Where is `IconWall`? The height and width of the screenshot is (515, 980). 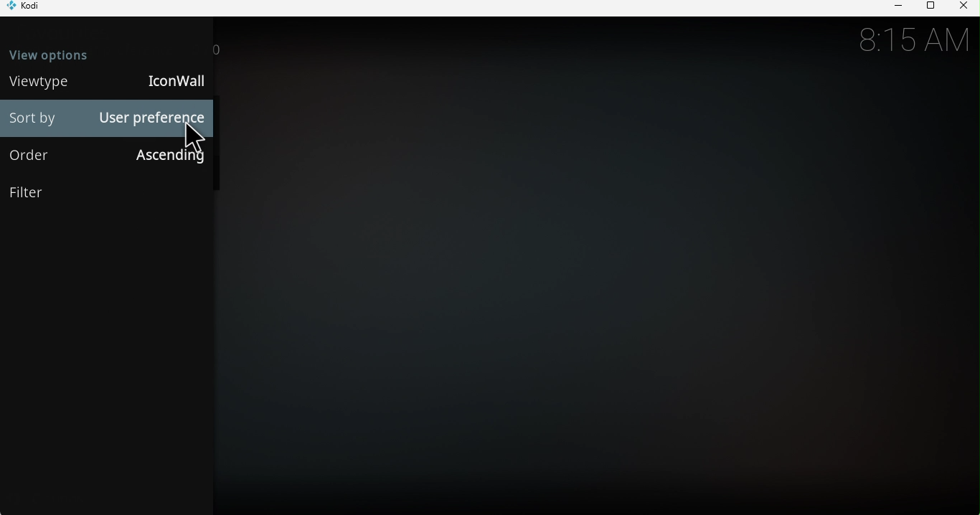 IconWall is located at coordinates (179, 81).